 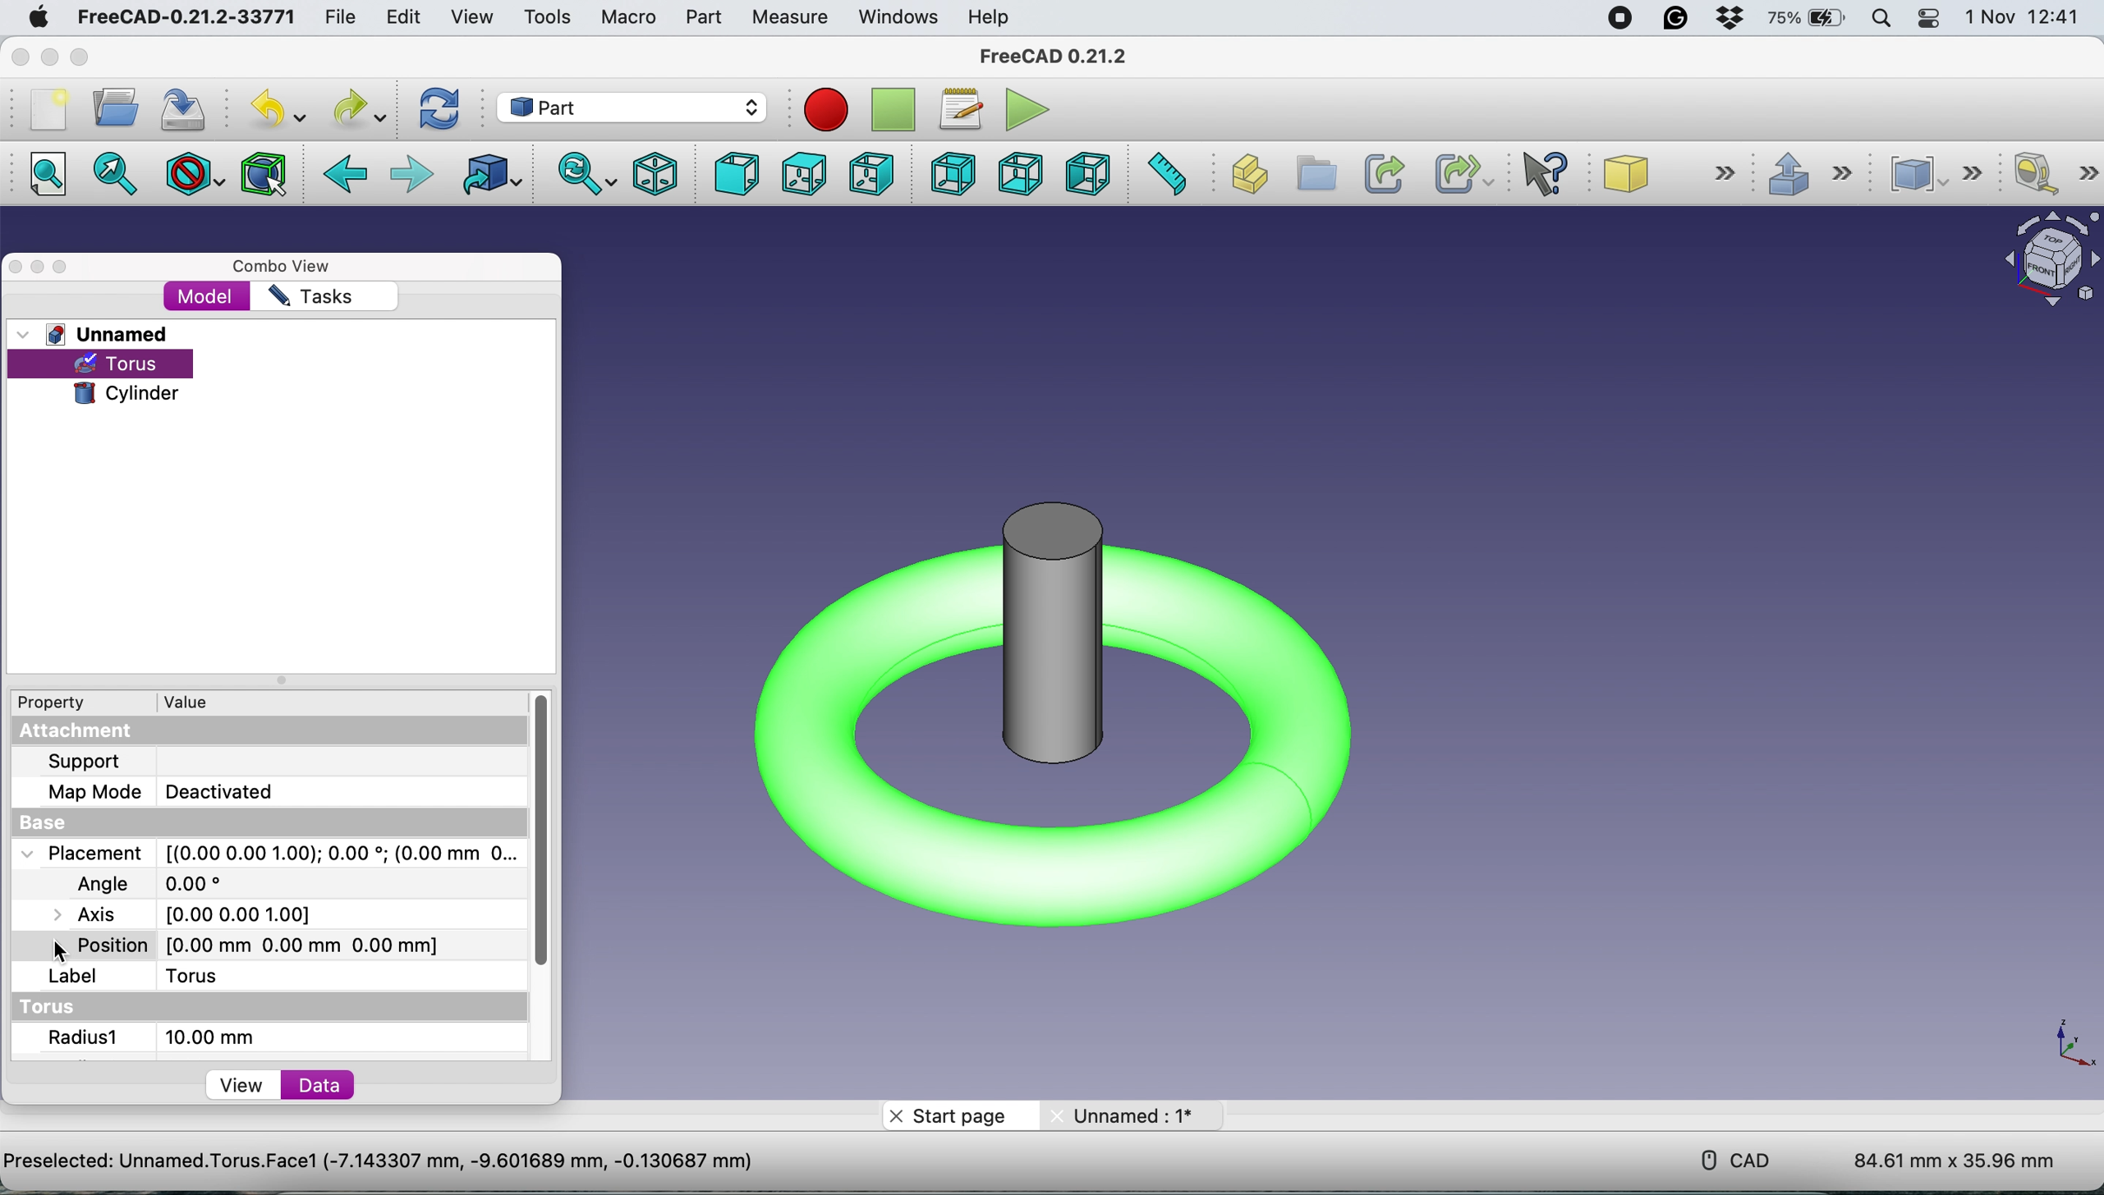 I want to click on freecad, so click(x=179, y=17).